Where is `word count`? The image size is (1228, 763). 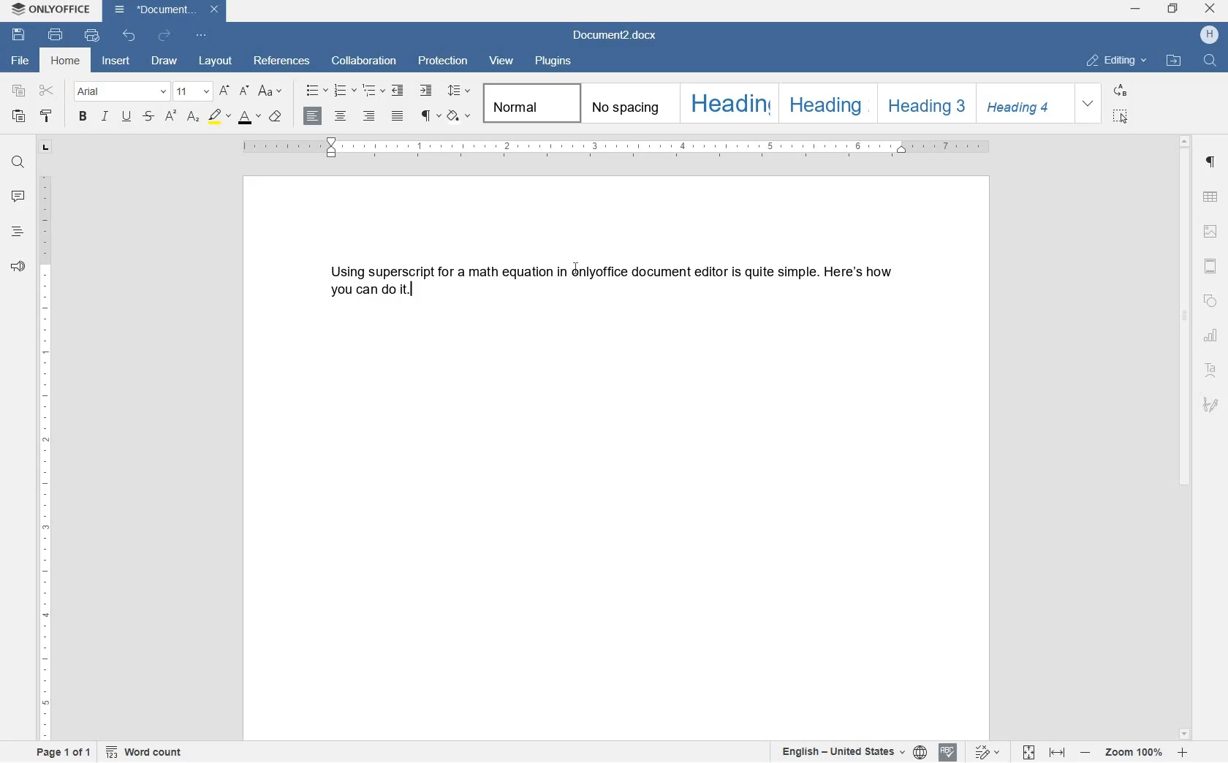
word count is located at coordinates (148, 752).